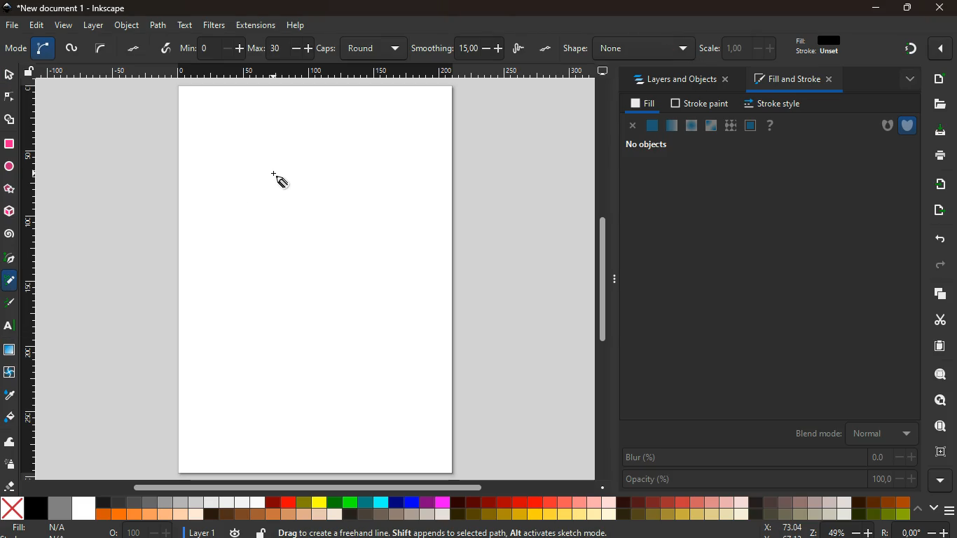 The width and height of the screenshot is (957, 538). What do you see at coordinates (771, 126) in the screenshot?
I see `help` at bounding box center [771, 126].